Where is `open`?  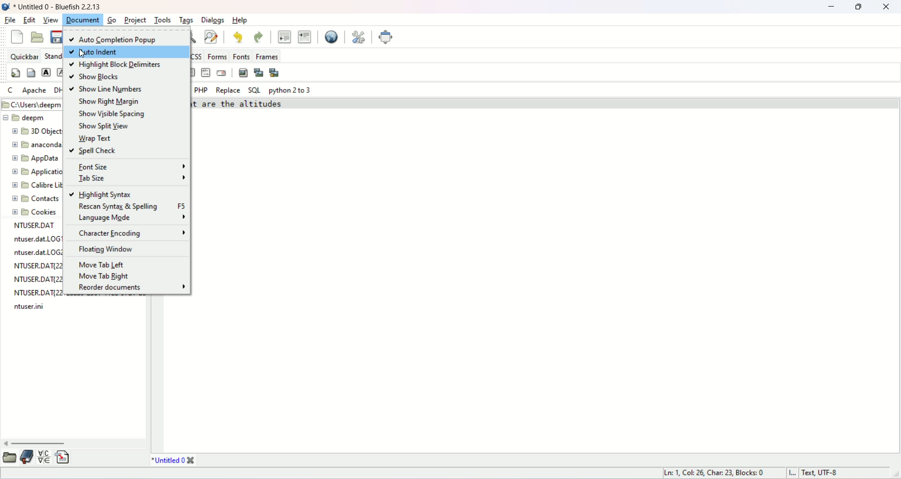 open is located at coordinates (38, 37).